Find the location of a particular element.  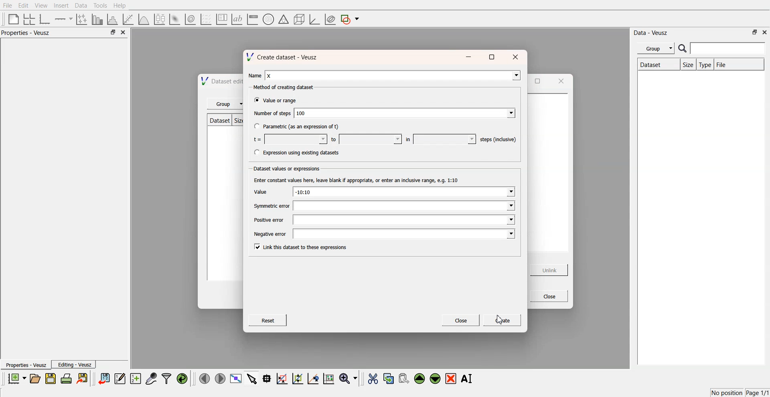

3d graph is located at coordinates (314, 20).